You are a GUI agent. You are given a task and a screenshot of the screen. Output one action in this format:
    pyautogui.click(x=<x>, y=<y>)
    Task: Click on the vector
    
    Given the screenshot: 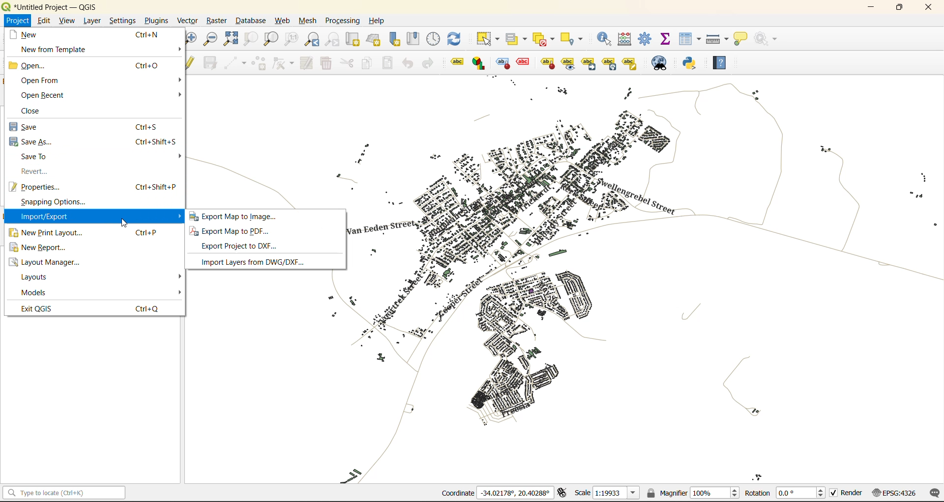 What is the action you would take?
    pyautogui.click(x=187, y=20)
    